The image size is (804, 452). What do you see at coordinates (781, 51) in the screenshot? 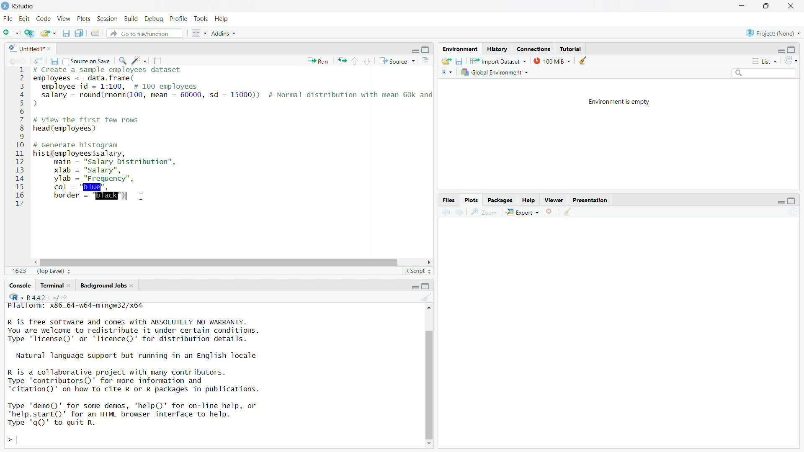
I see `minimise` at bounding box center [781, 51].